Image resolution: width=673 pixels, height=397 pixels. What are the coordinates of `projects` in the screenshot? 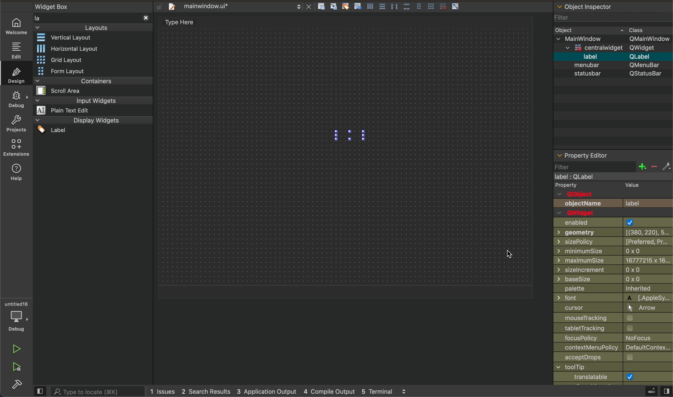 It's located at (15, 125).